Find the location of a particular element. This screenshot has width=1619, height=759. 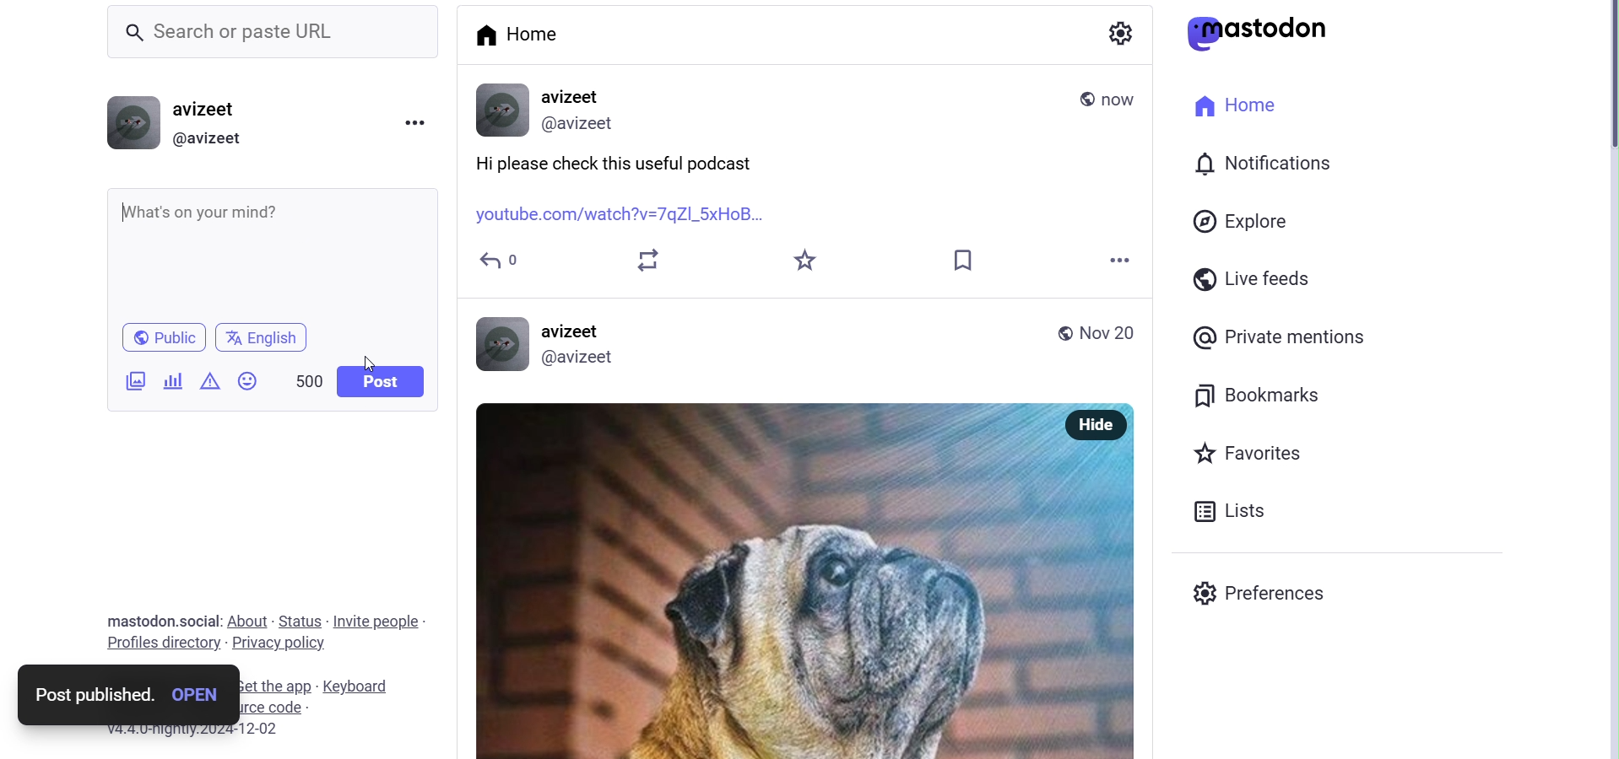

mastodon  is located at coordinates (1266, 31).